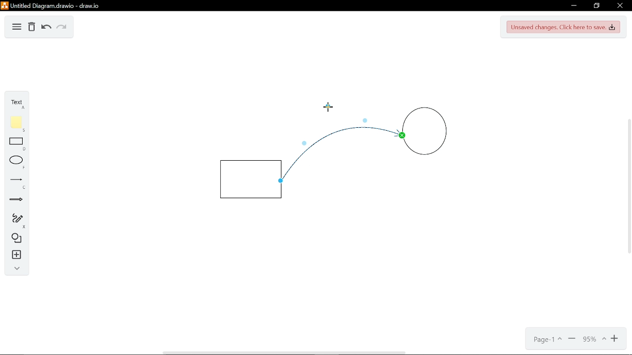 Image resolution: width=632 pixels, height=355 pixels. I want to click on Delete, so click(32, 28).